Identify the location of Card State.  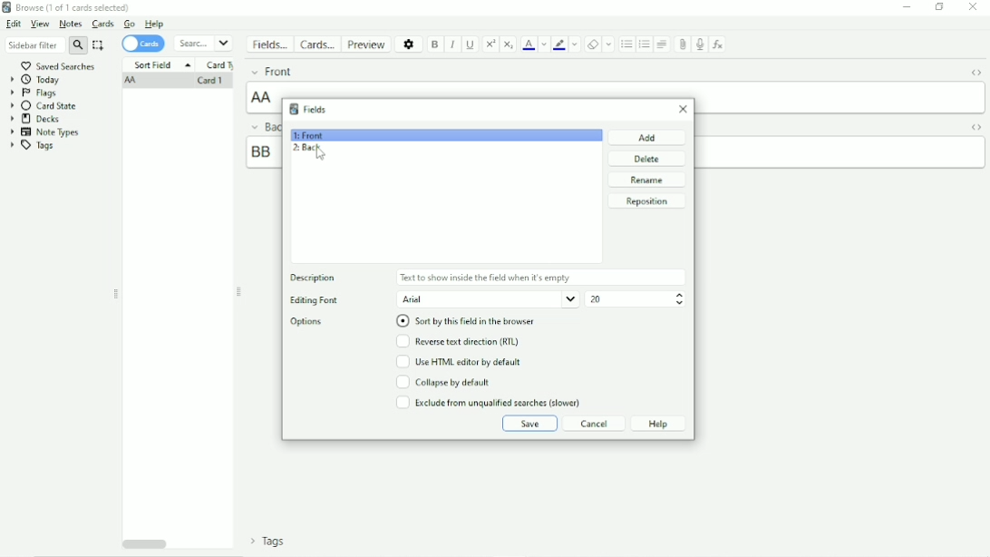
(46, 106).